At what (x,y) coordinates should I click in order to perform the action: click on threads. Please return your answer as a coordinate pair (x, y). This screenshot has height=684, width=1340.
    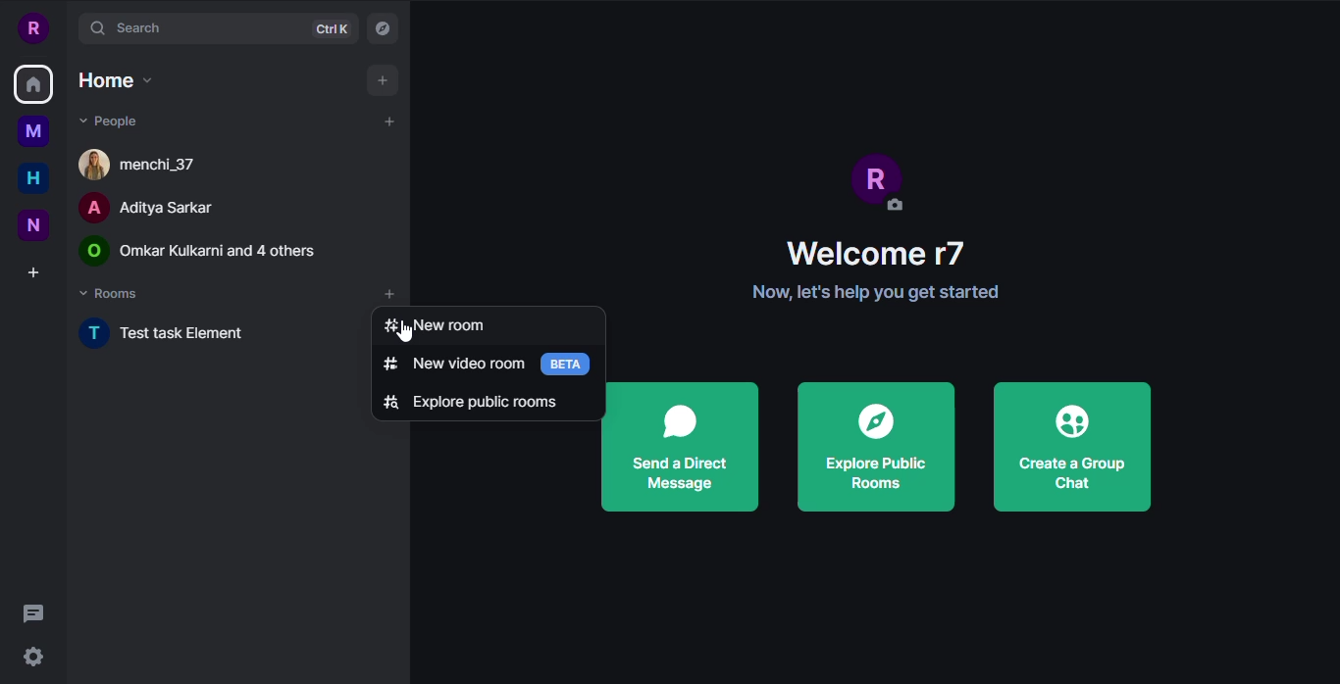
    Looking at the image, I should click on (38, 613).